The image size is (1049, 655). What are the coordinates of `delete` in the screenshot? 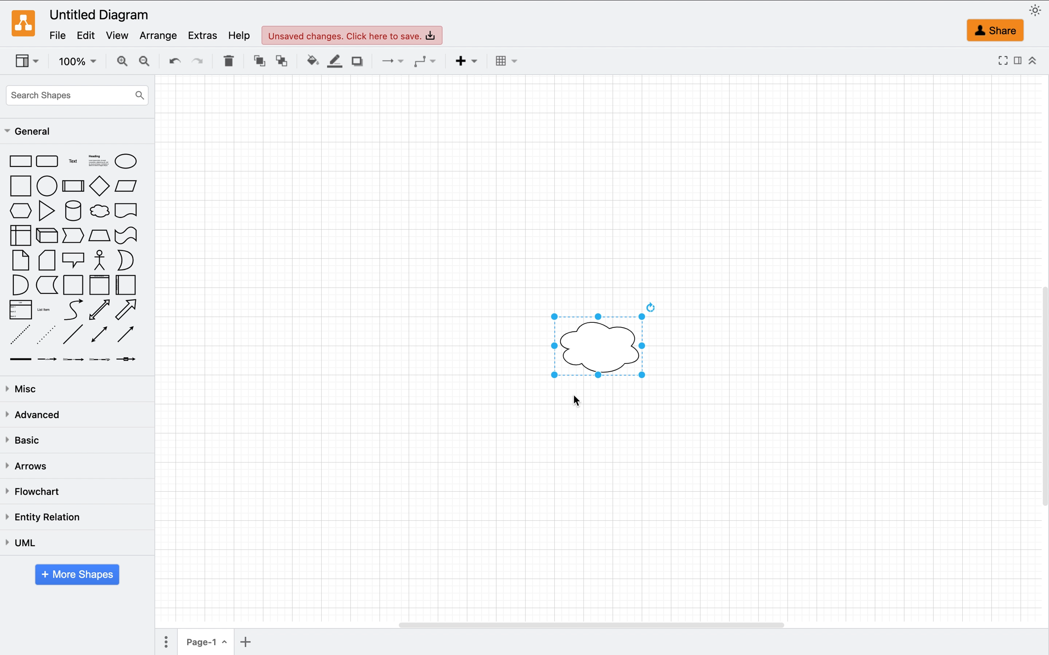 It's located at (226, 62).